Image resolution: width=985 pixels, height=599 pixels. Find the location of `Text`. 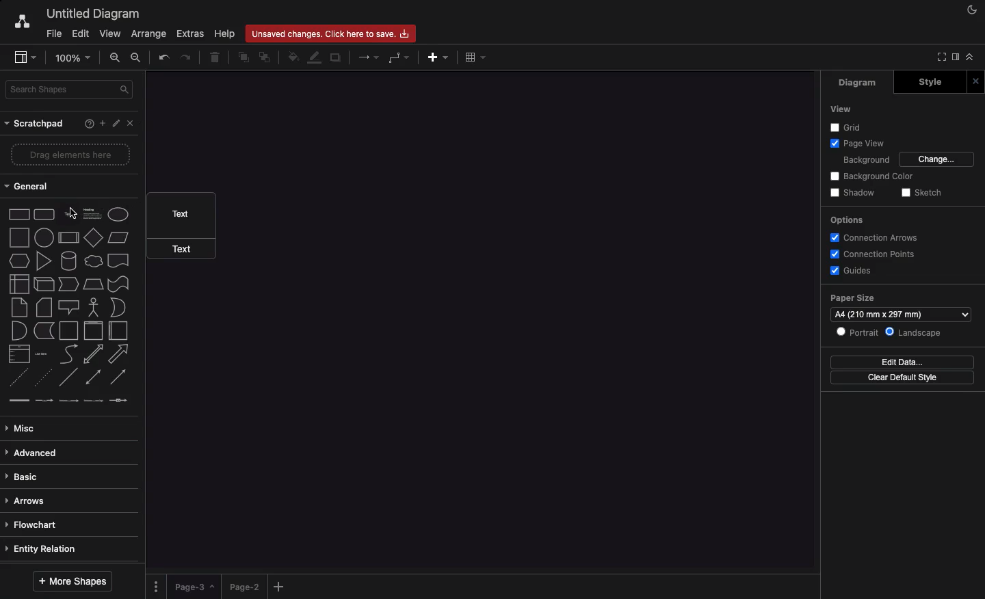

Text is located at coordinates (180, 215).